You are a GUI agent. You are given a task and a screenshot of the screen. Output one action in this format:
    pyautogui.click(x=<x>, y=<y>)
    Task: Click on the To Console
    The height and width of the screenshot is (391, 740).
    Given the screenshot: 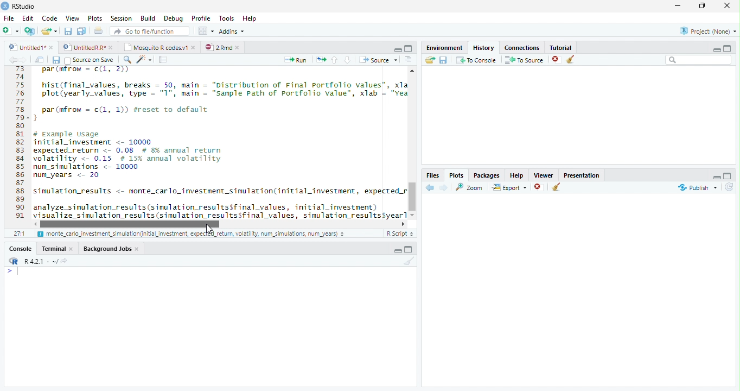 What is the action you would take?
    pyautogui.click(x=476, y=60)
    